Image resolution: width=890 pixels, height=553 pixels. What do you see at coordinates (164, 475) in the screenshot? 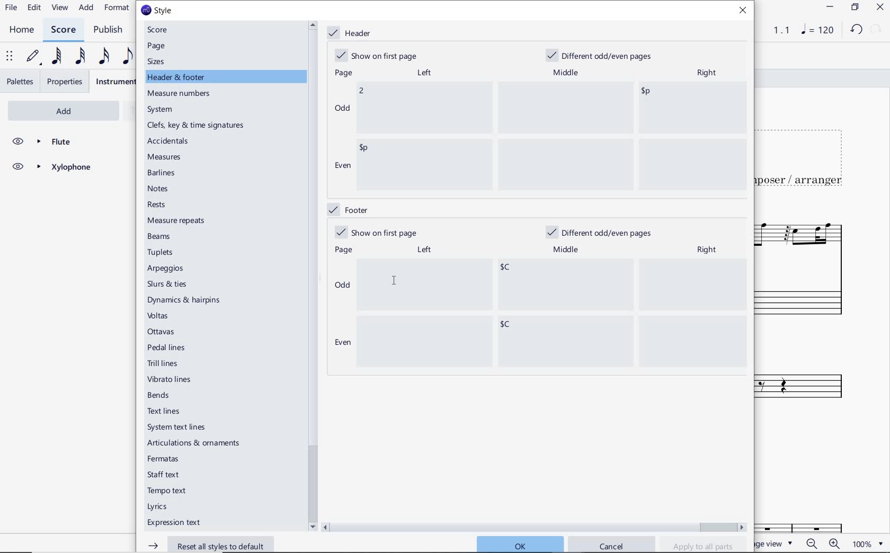
I see `staff text` at bounding box center [164, 475].